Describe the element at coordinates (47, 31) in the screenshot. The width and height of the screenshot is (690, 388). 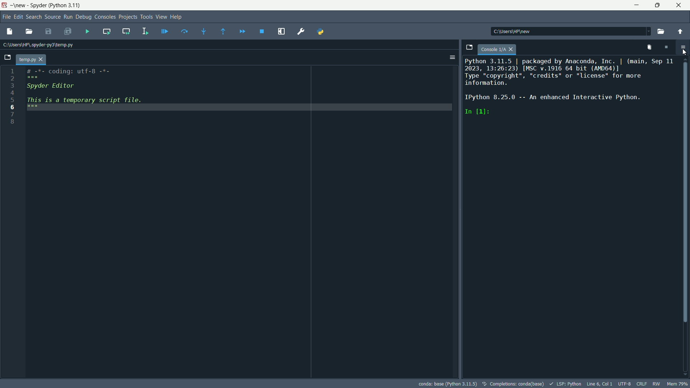
I see `save file` at that location.